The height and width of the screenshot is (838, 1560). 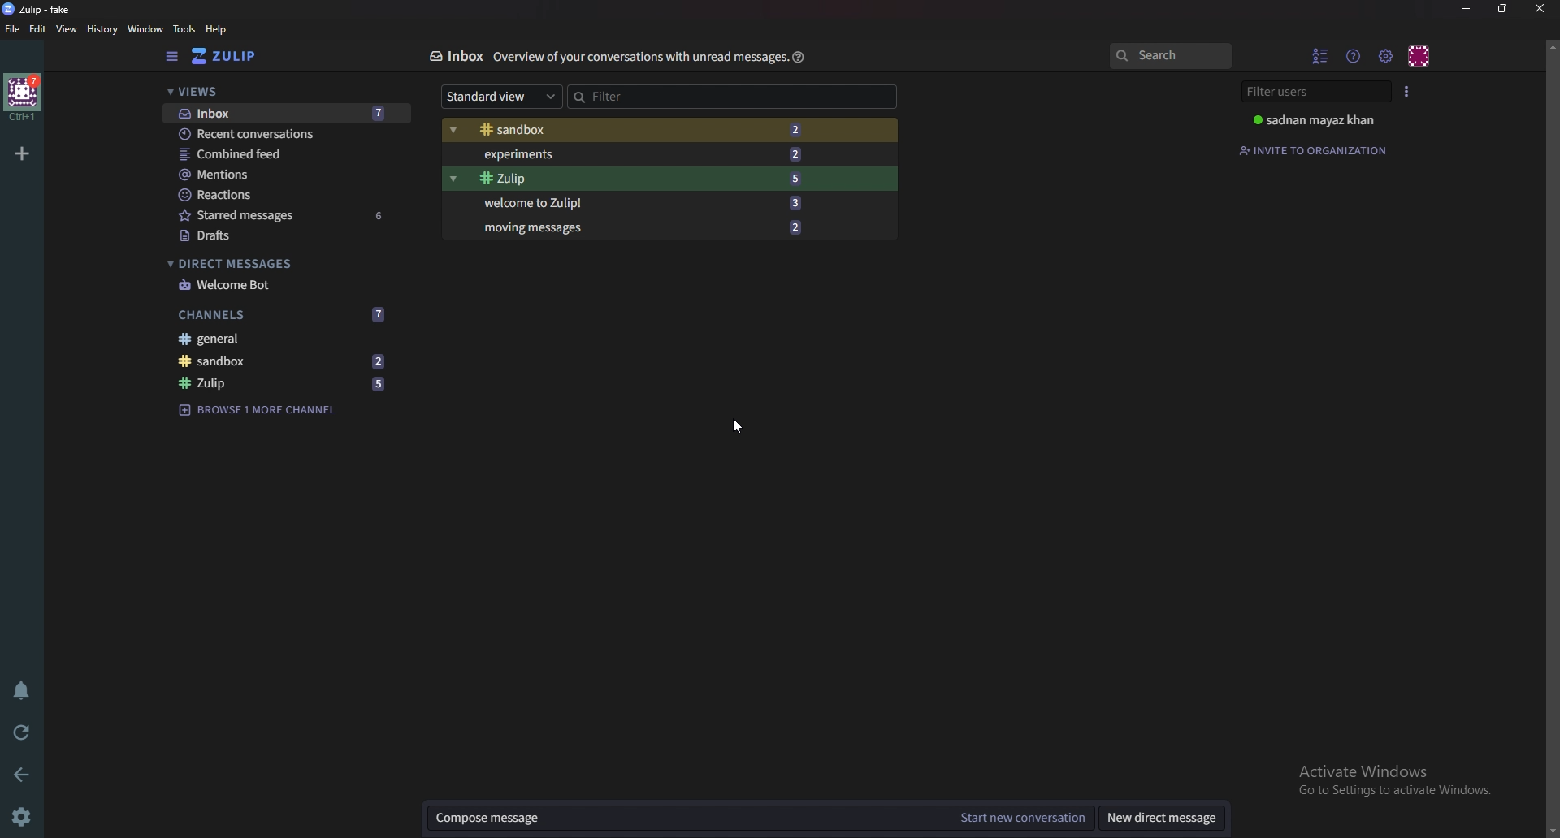 What do you see at coordinates (642, 130) in the screenshot?
I see `Sandbox` at bounding box center [642, 130].